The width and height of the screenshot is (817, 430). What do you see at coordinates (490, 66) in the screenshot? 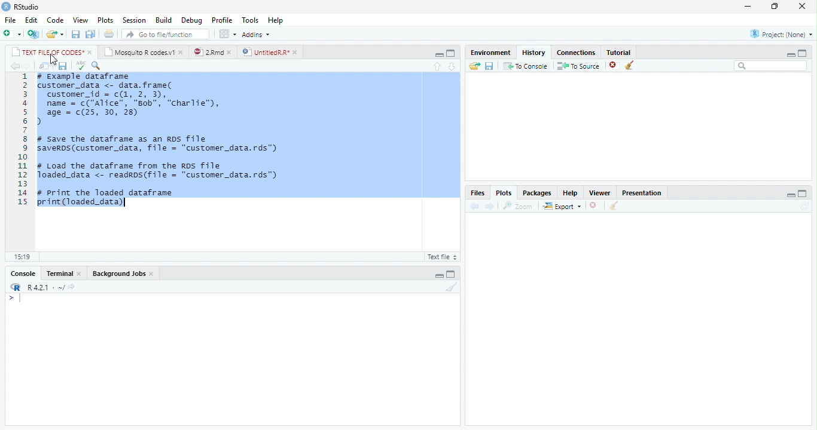
I see `save` at bounding box center [490, 66].